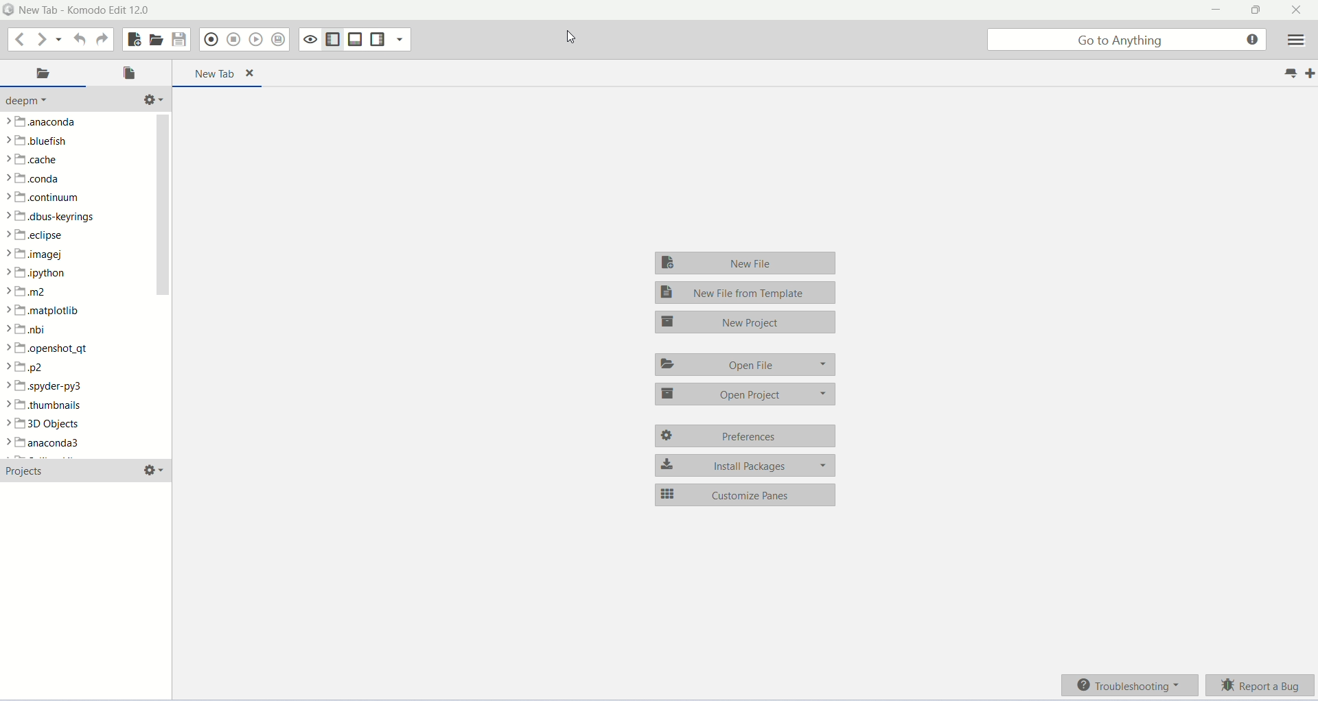 The image size is (1318, 701). I want to click on report a bug, so click(1263, 685).